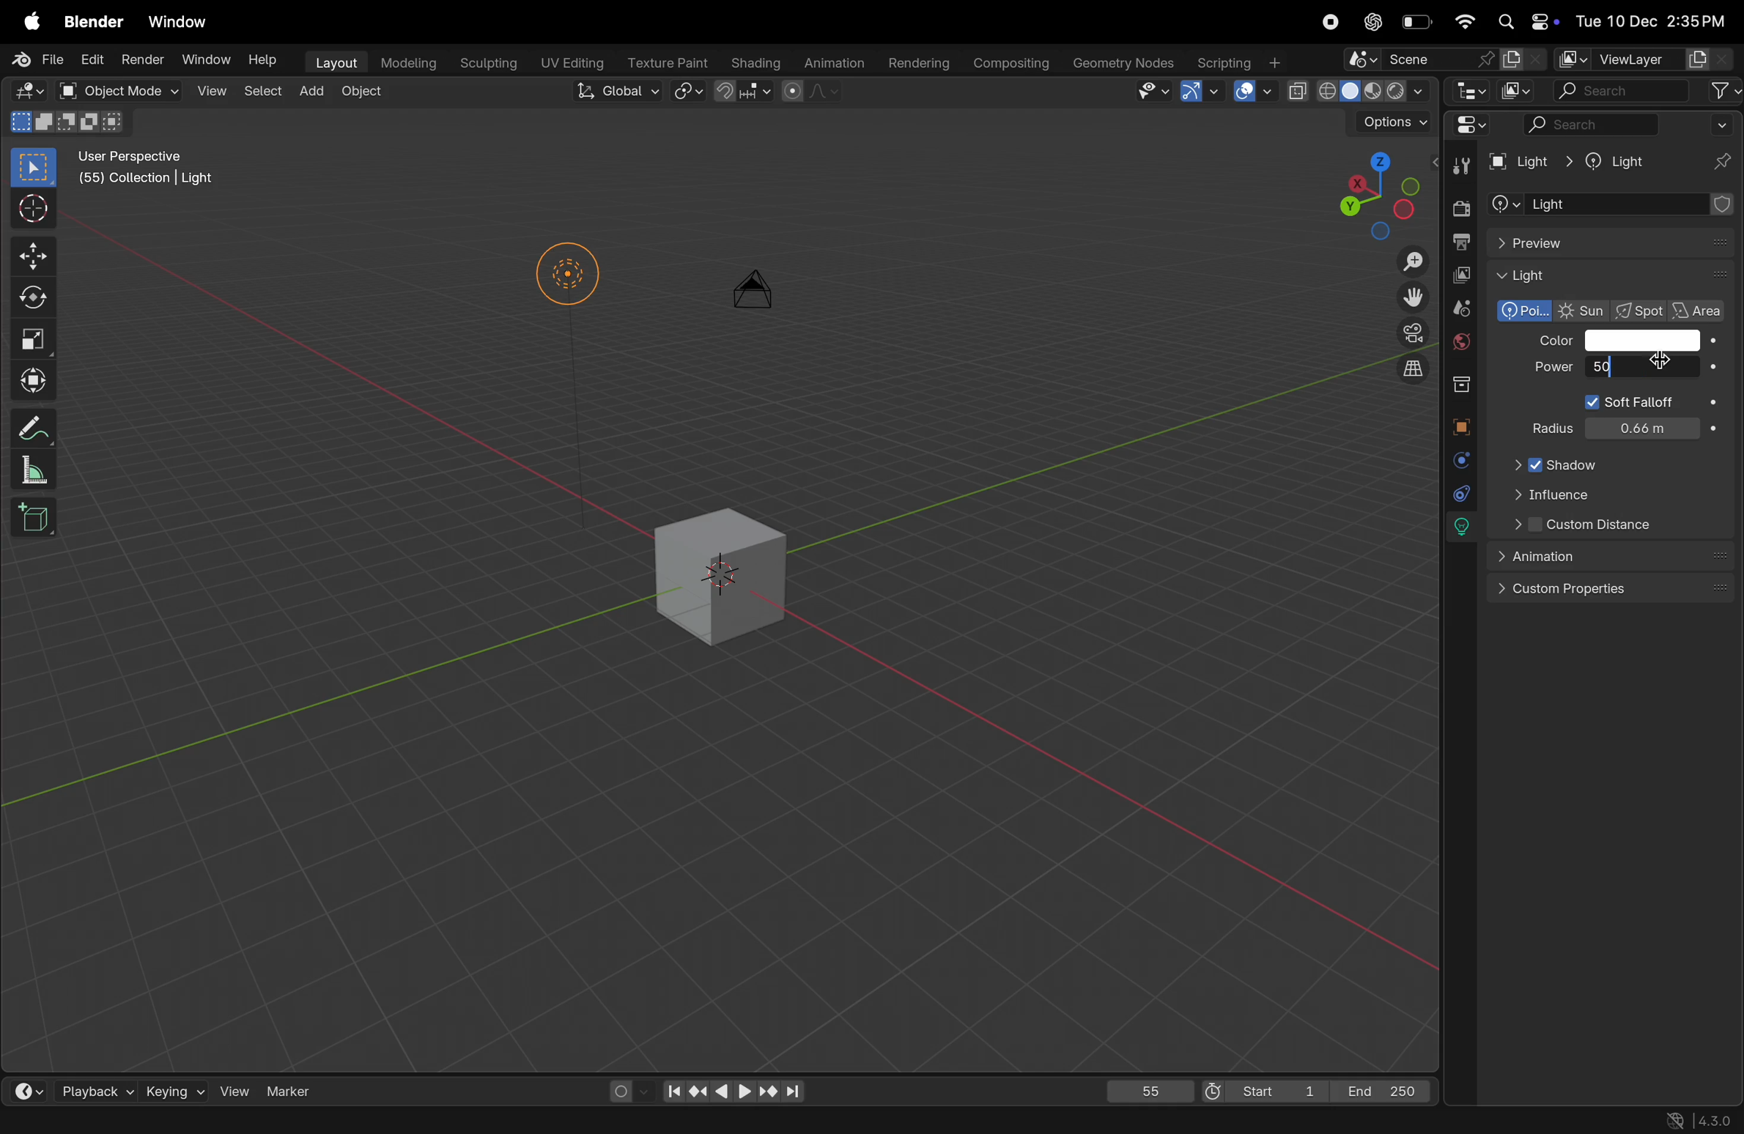 Image resolution: width=1744 pixels, height=1134 pixels. I want to click on auto keying, so click(625, 1089).